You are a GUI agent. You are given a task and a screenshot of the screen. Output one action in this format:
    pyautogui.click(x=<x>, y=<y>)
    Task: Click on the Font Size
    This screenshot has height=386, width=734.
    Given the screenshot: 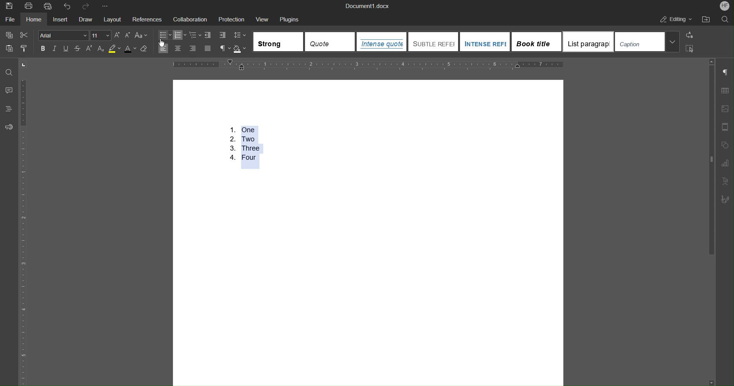 What is the action you would take?
    pyautogui.click(x=101, y=36)
    